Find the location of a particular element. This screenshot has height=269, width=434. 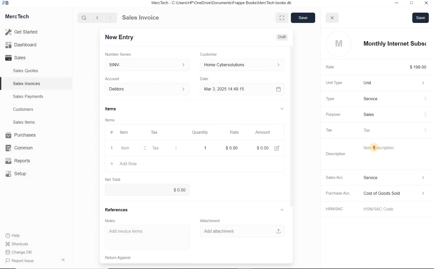

Purchases is located at coordinates (21, 136).